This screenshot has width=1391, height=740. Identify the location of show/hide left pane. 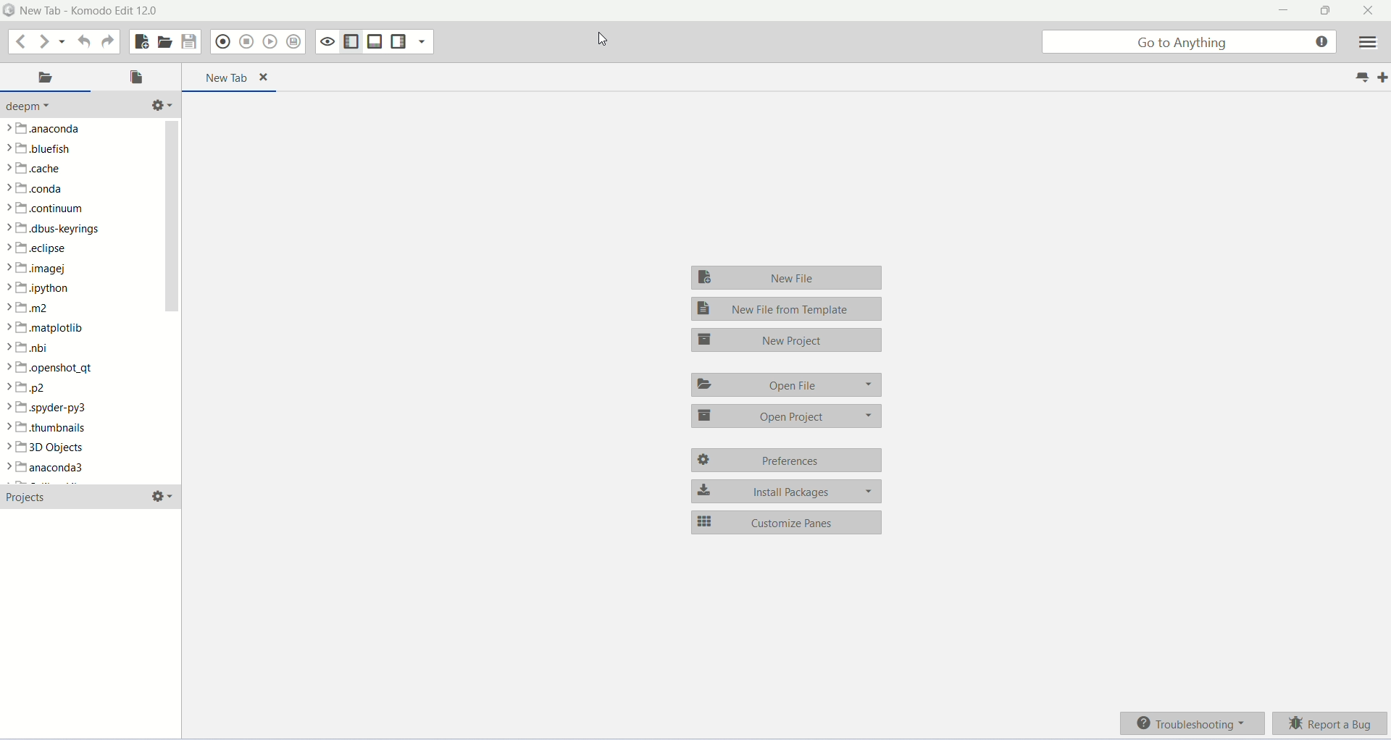
(351, 41).